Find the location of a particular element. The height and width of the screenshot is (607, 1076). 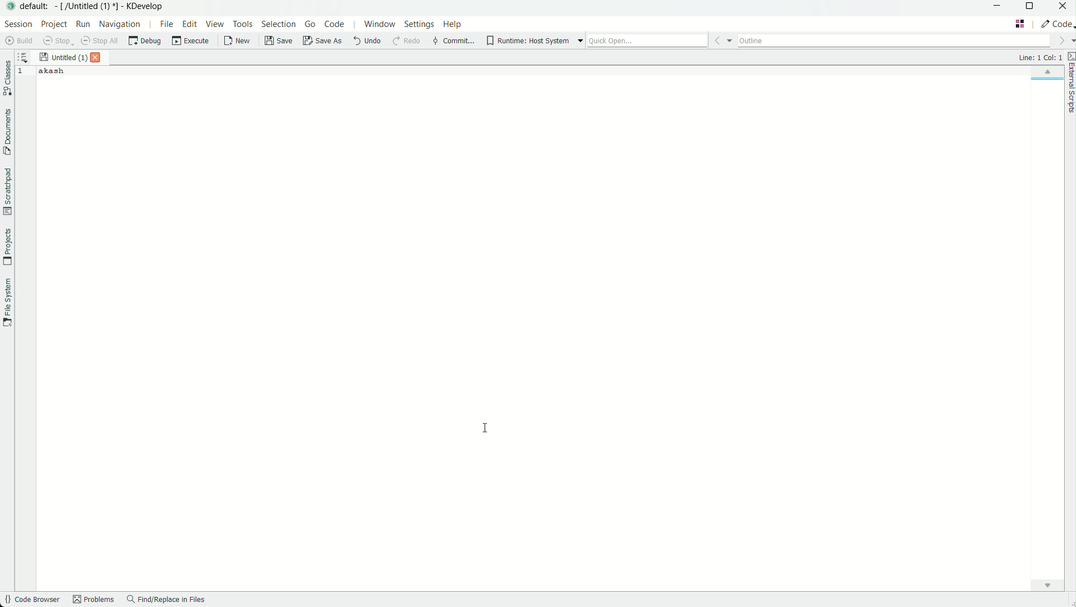

maximize or restore is located at coordinates (1032, 7).